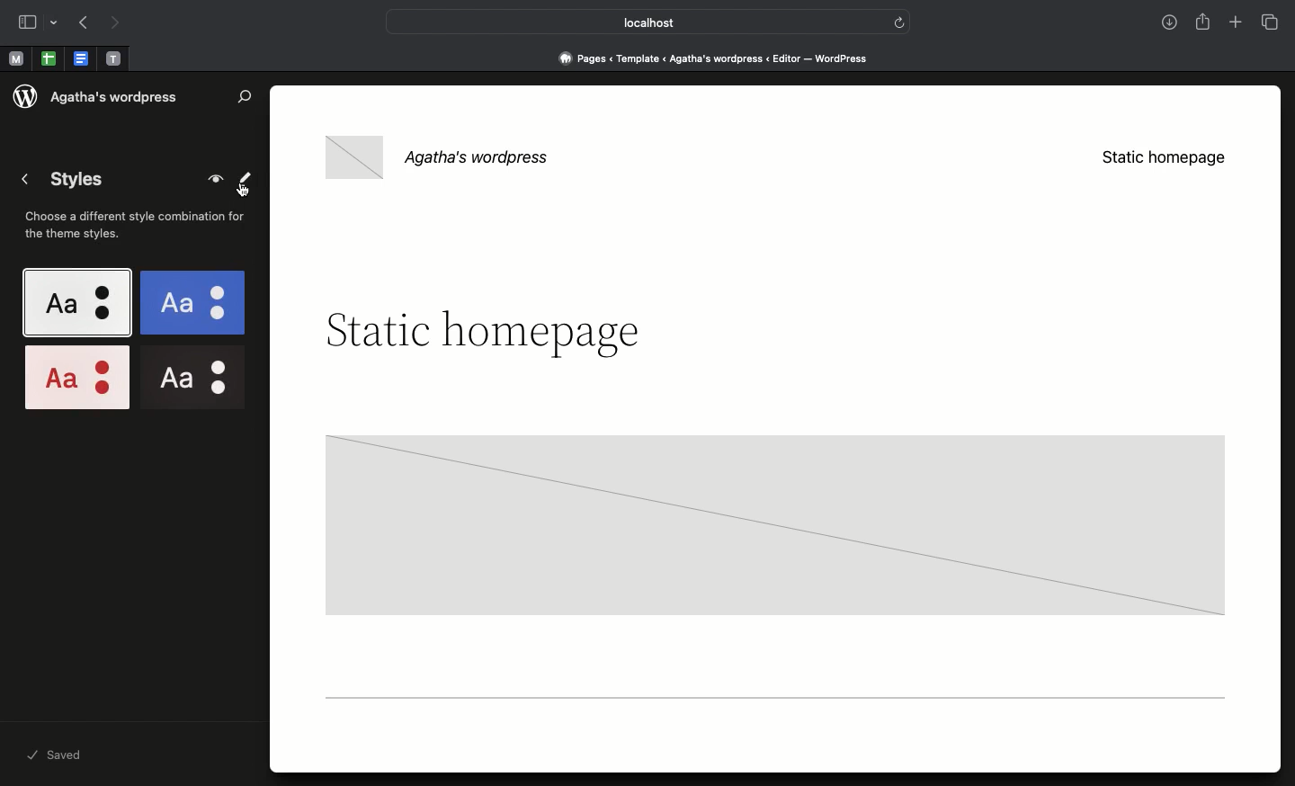  I want to click on Instructional text, so click(141, 228).